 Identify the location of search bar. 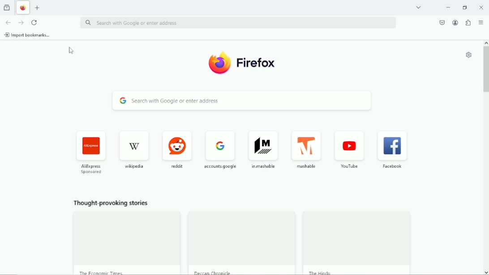
(240, 101).